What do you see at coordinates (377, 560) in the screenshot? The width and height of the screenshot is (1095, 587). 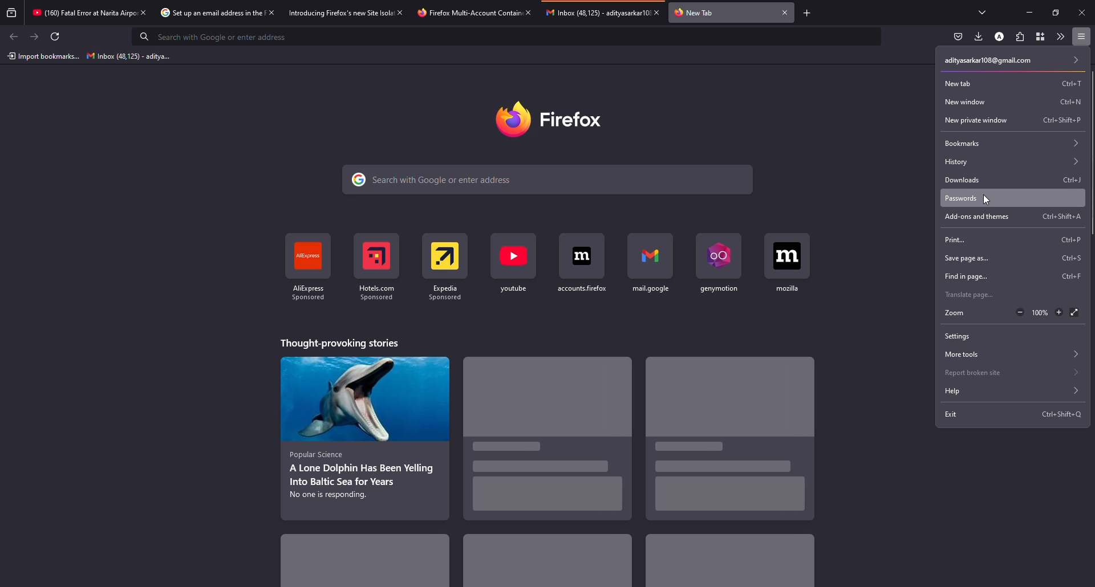 I see `stories` at bounding box center [377, 560].